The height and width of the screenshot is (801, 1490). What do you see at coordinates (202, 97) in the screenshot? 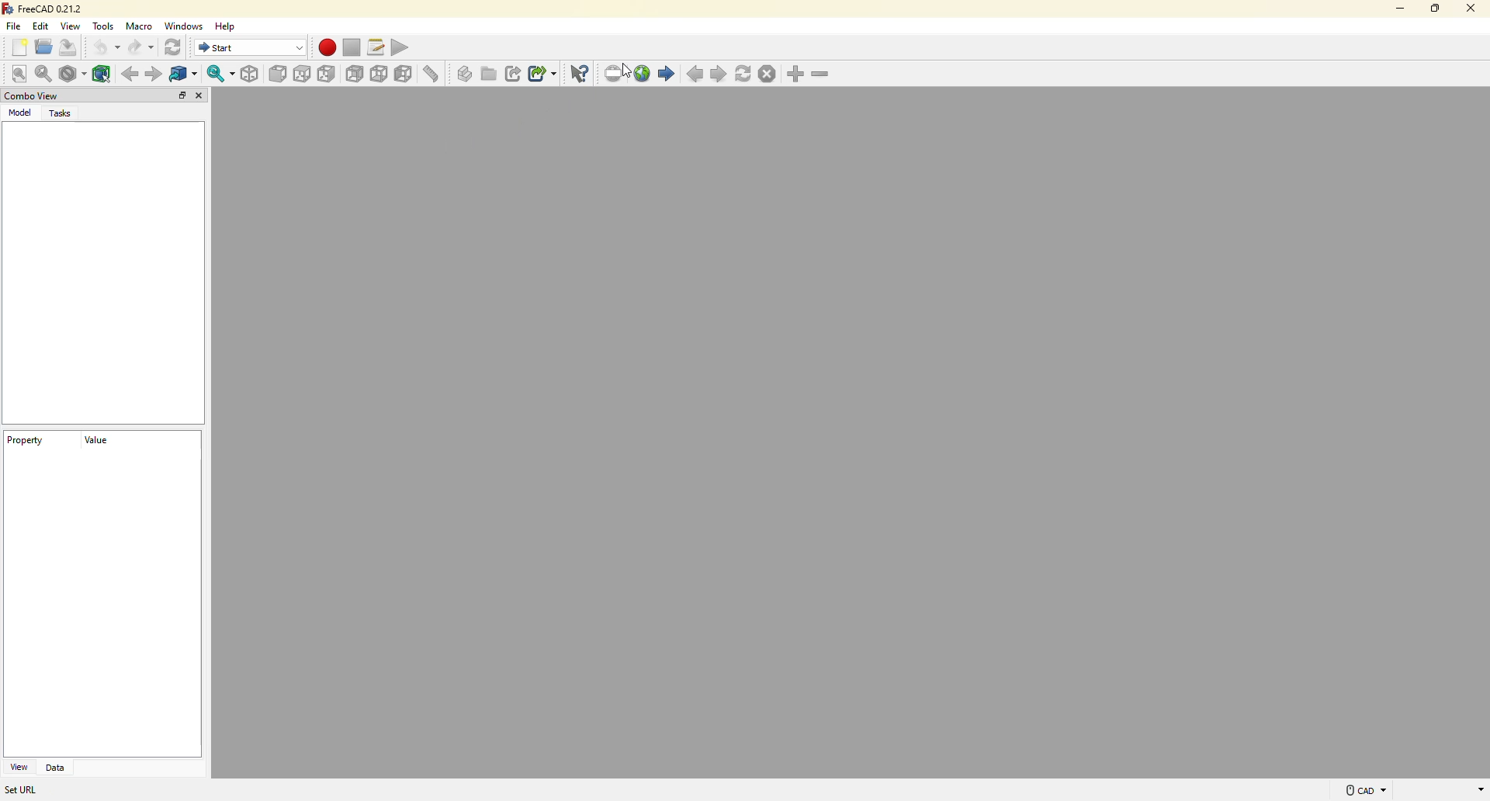
I see `close` at bounding box center [202, 97].